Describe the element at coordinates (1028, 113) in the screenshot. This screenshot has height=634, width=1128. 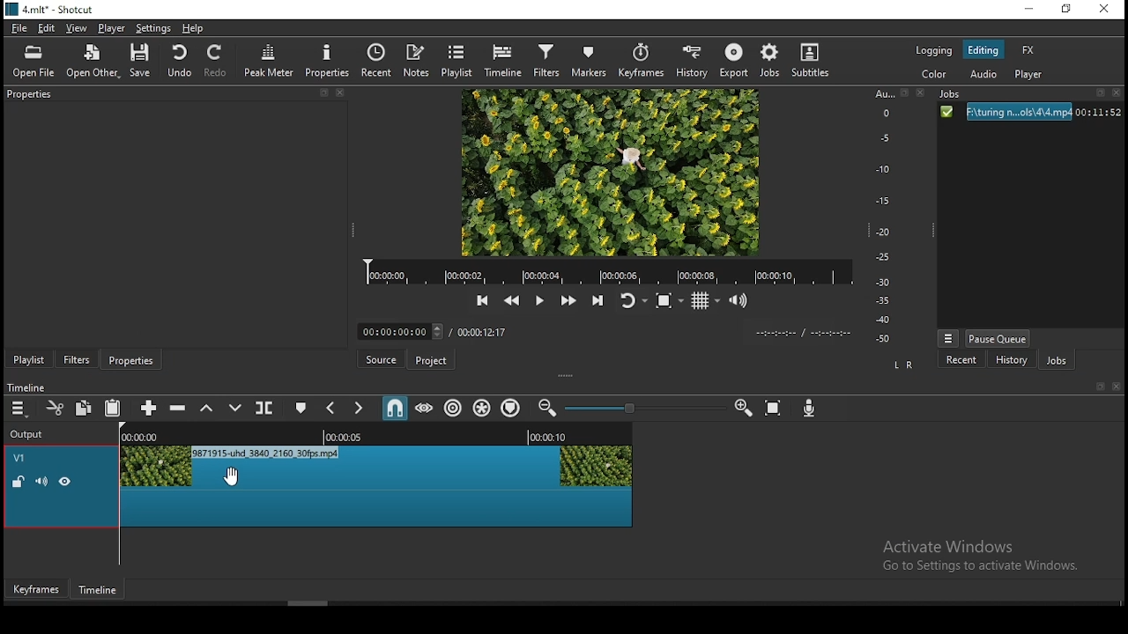
I see `File` at that location.